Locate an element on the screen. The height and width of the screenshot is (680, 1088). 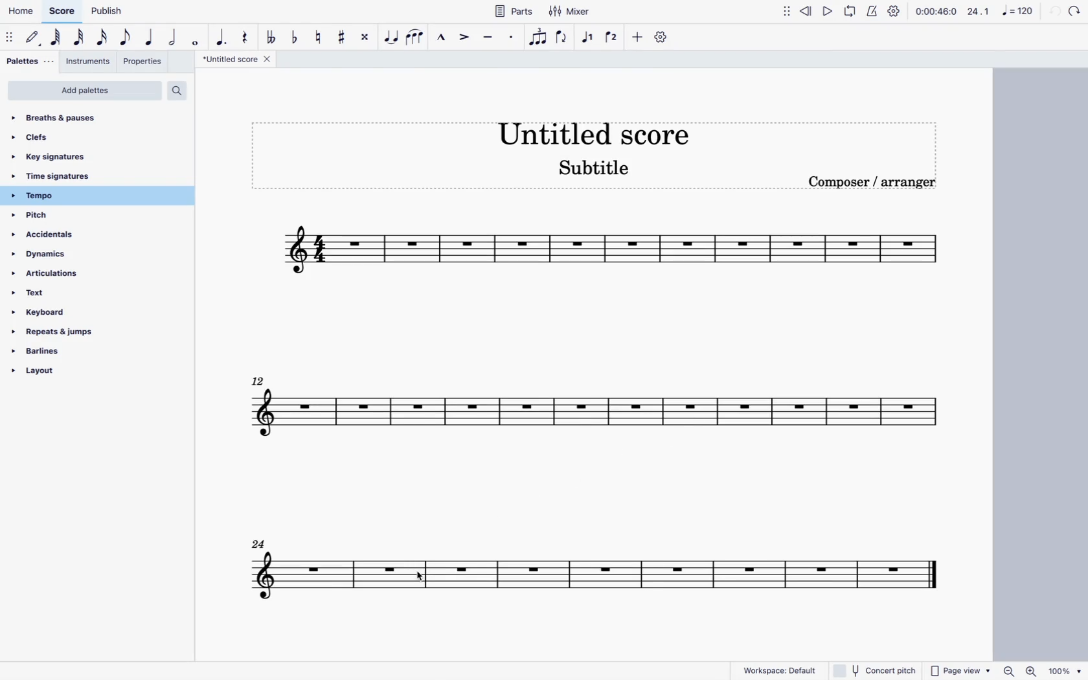
toggle natural is located at coordinates (320, 38).